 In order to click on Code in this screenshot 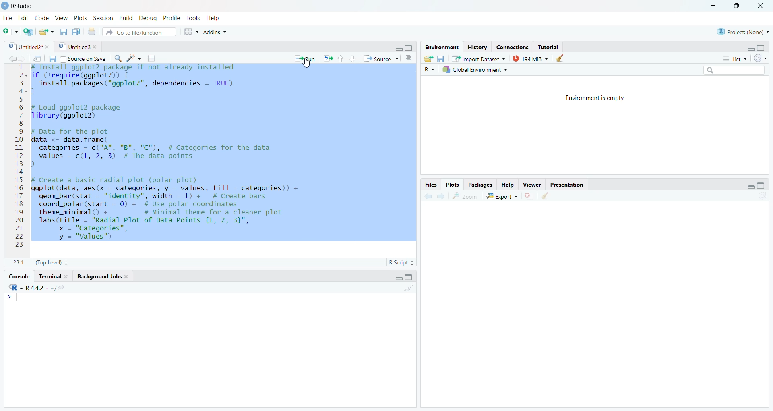, I will do `click(40, 19)`.